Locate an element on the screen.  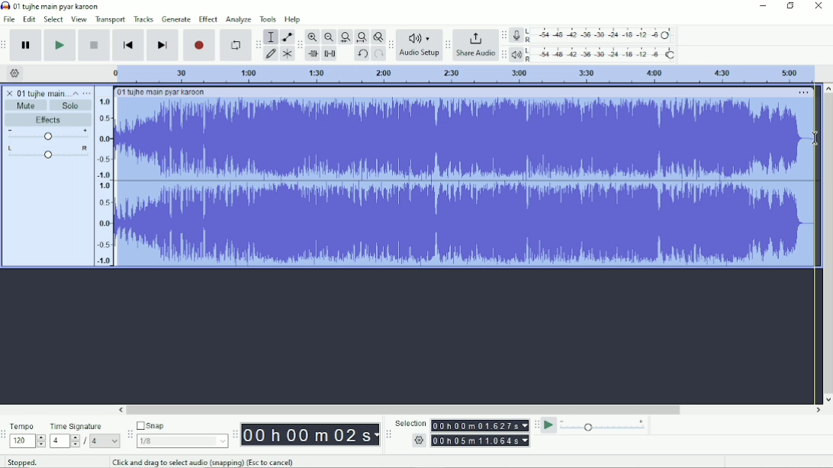
Audacity edit toolbar is located at coordinates (299, 45).